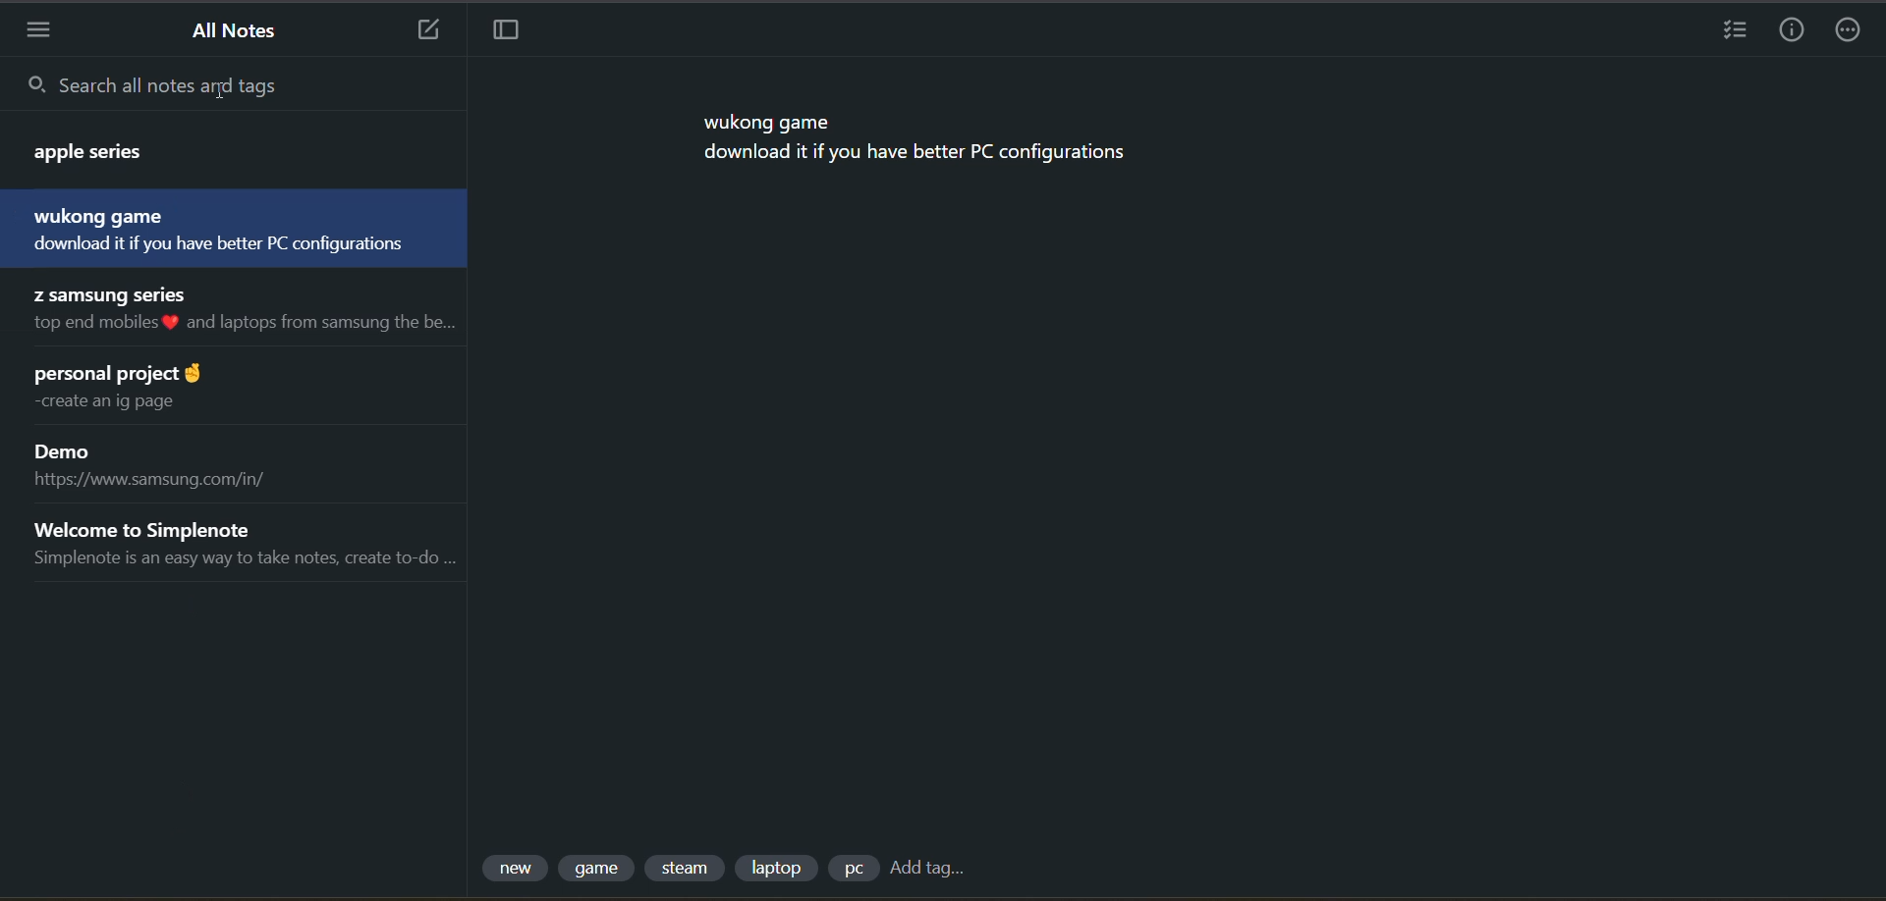  I want to click on menu, so click(33, 29).